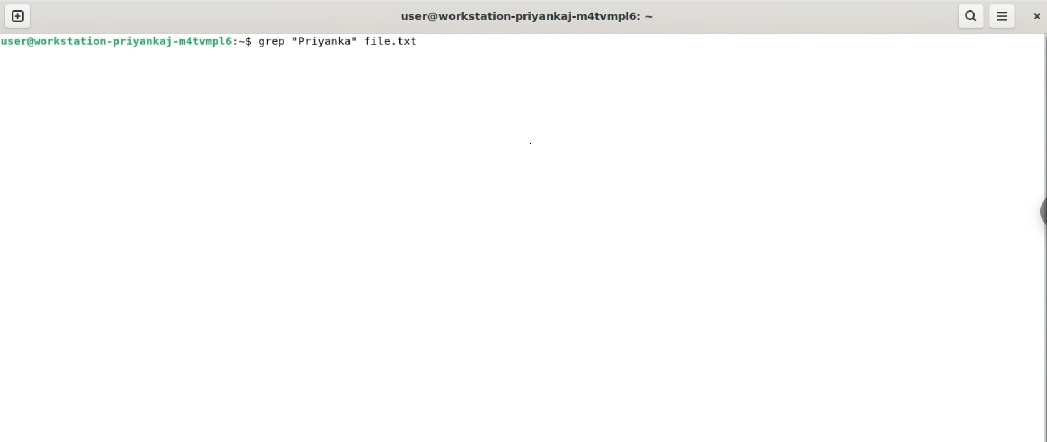 The width and height of the screenshot is (1047, 442). Describe the element at coordinates (972, 16) in the screenshot. I see `search` at that location.